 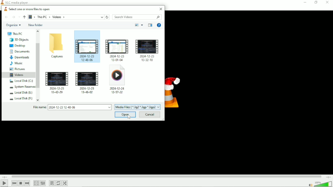 I want to click on video, so click(x=147, y=50).